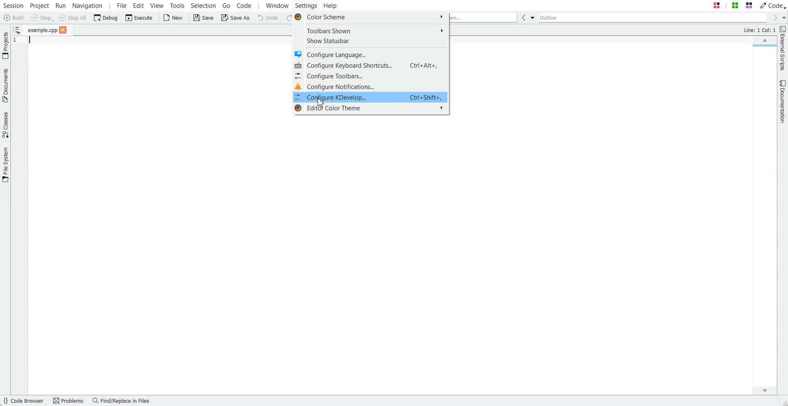  Describe the element at coordinates (371, 54) in the screenshot. I see `Configure Language` at that location.